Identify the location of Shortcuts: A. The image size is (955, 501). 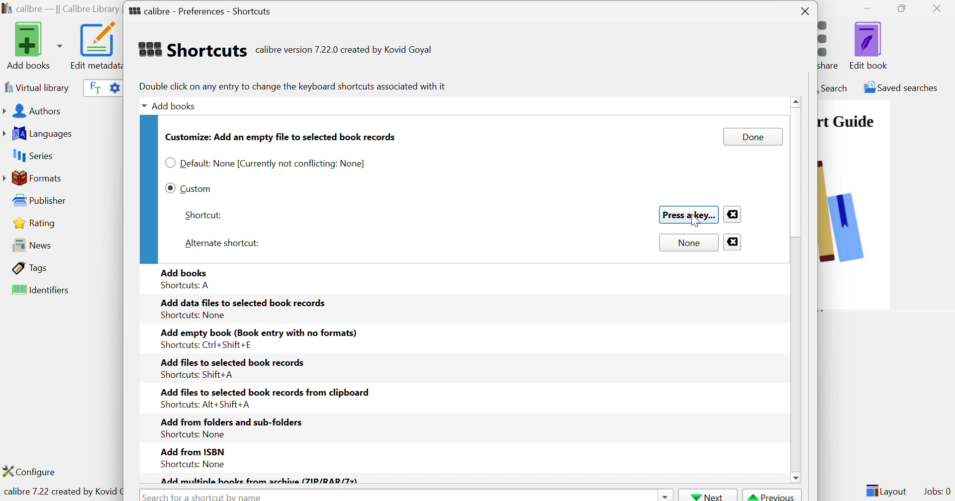
(187, 286).